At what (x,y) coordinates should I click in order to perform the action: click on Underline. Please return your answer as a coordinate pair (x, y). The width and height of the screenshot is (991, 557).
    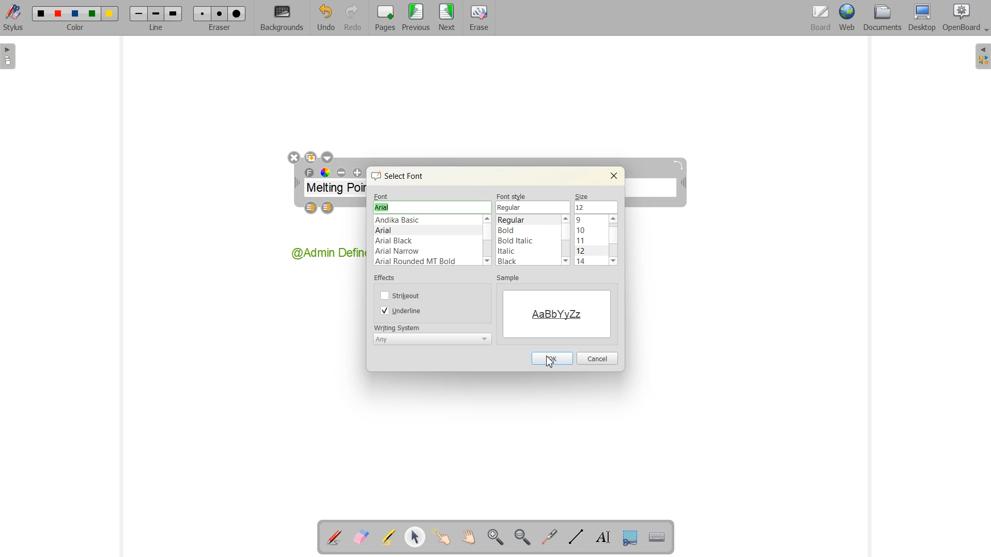
    Looking at the image, I should click on (402, 311).